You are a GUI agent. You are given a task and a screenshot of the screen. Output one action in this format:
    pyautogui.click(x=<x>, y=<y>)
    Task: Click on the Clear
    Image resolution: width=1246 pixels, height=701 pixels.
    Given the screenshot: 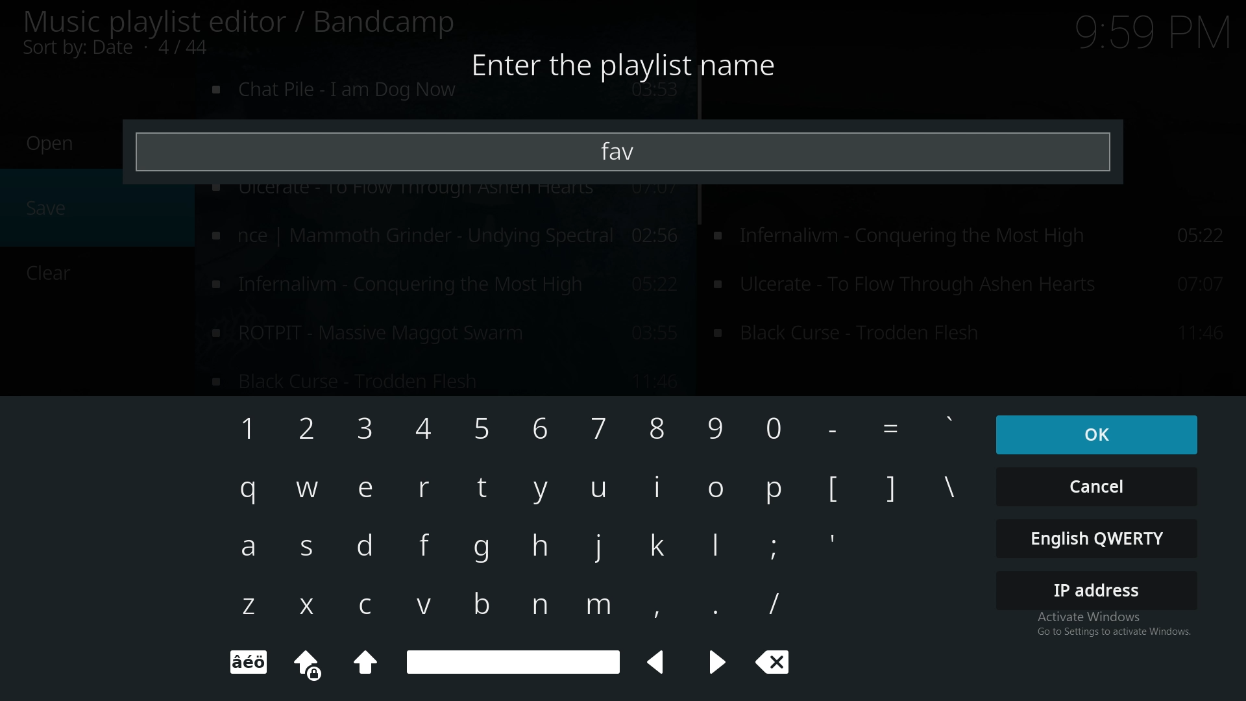 What is the action you would take?
    pyautogui.click(x=777, y=665)
    